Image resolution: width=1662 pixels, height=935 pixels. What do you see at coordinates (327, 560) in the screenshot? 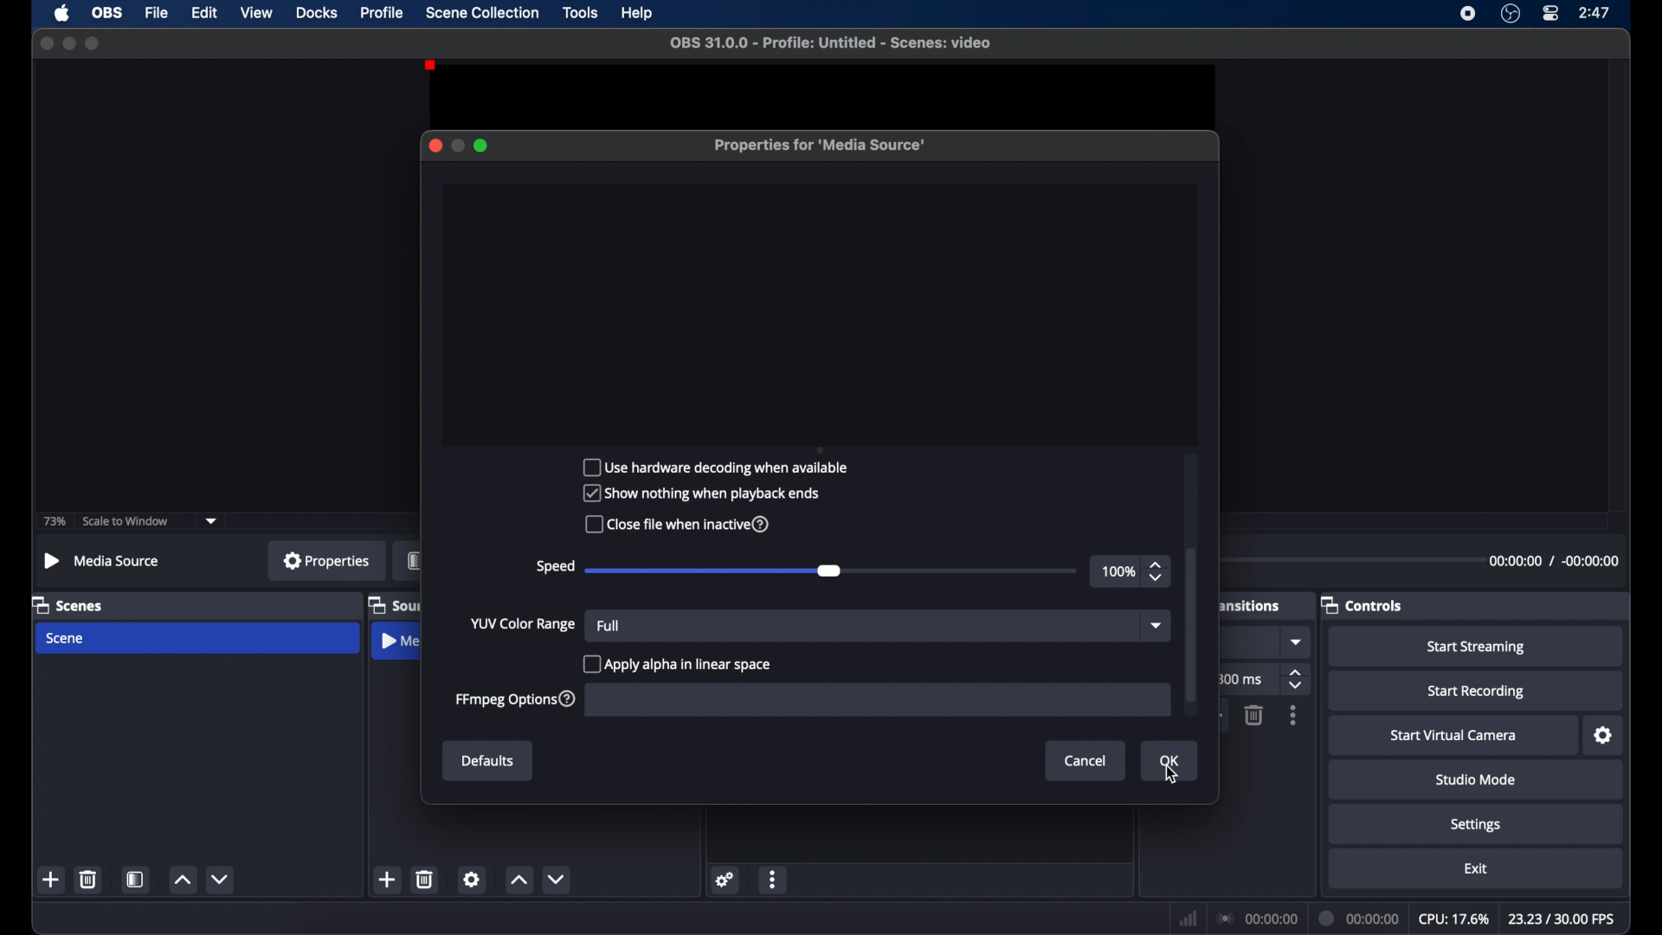
I see `properties` at bounding box center [327, 560].